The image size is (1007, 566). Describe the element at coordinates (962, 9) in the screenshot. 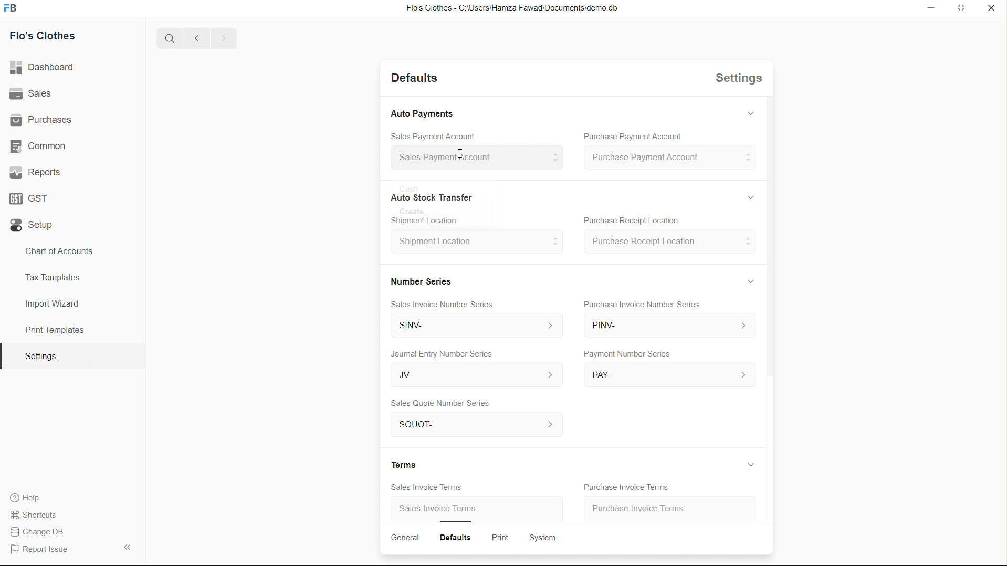

I see `Full screen` at that location.